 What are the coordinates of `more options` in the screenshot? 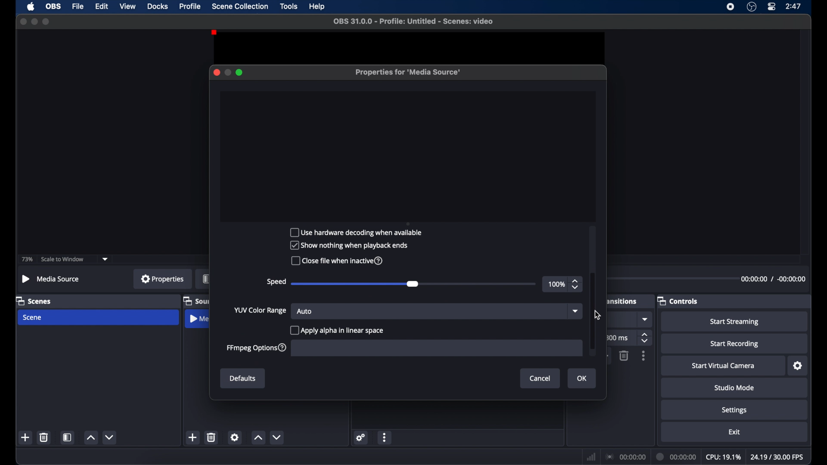 It's located at (644, 356).